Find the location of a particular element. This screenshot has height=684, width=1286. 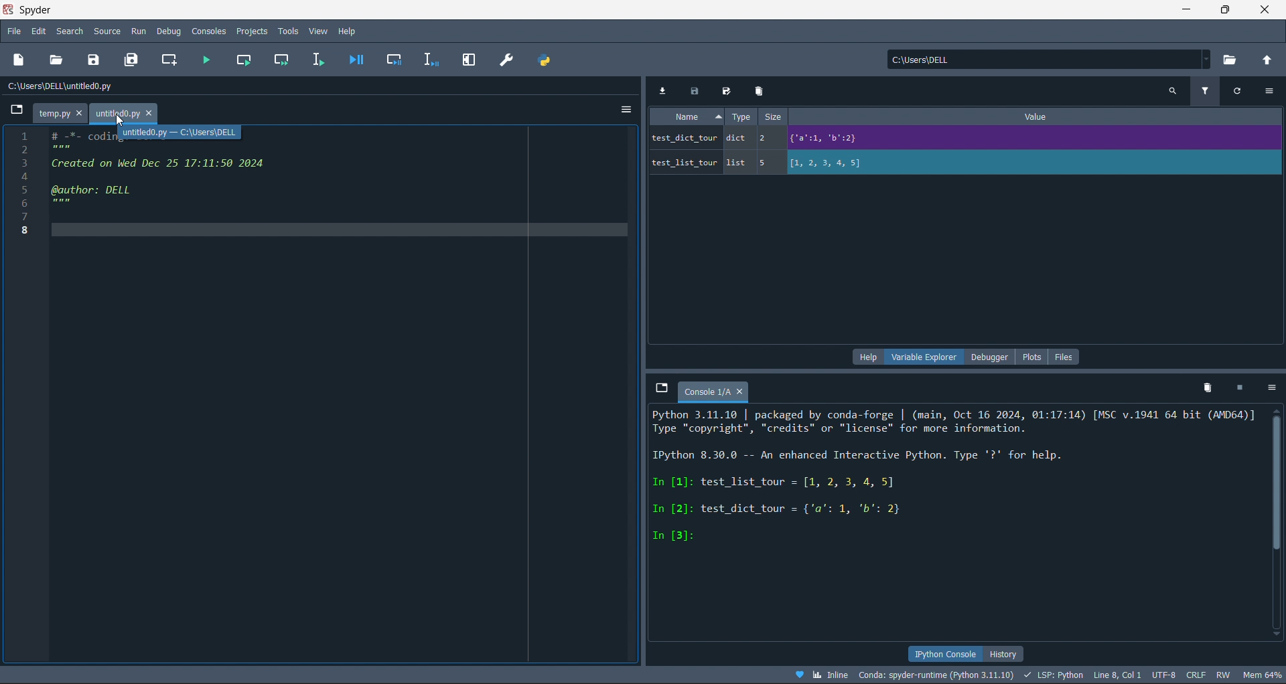

Spyder is located at coordinates (42, 10).